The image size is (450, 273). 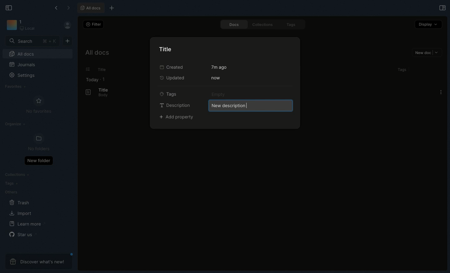 What do you see at coordinates (220, 67) in the screenshot?
I see `7m ago` at bounding box center [220, 67].